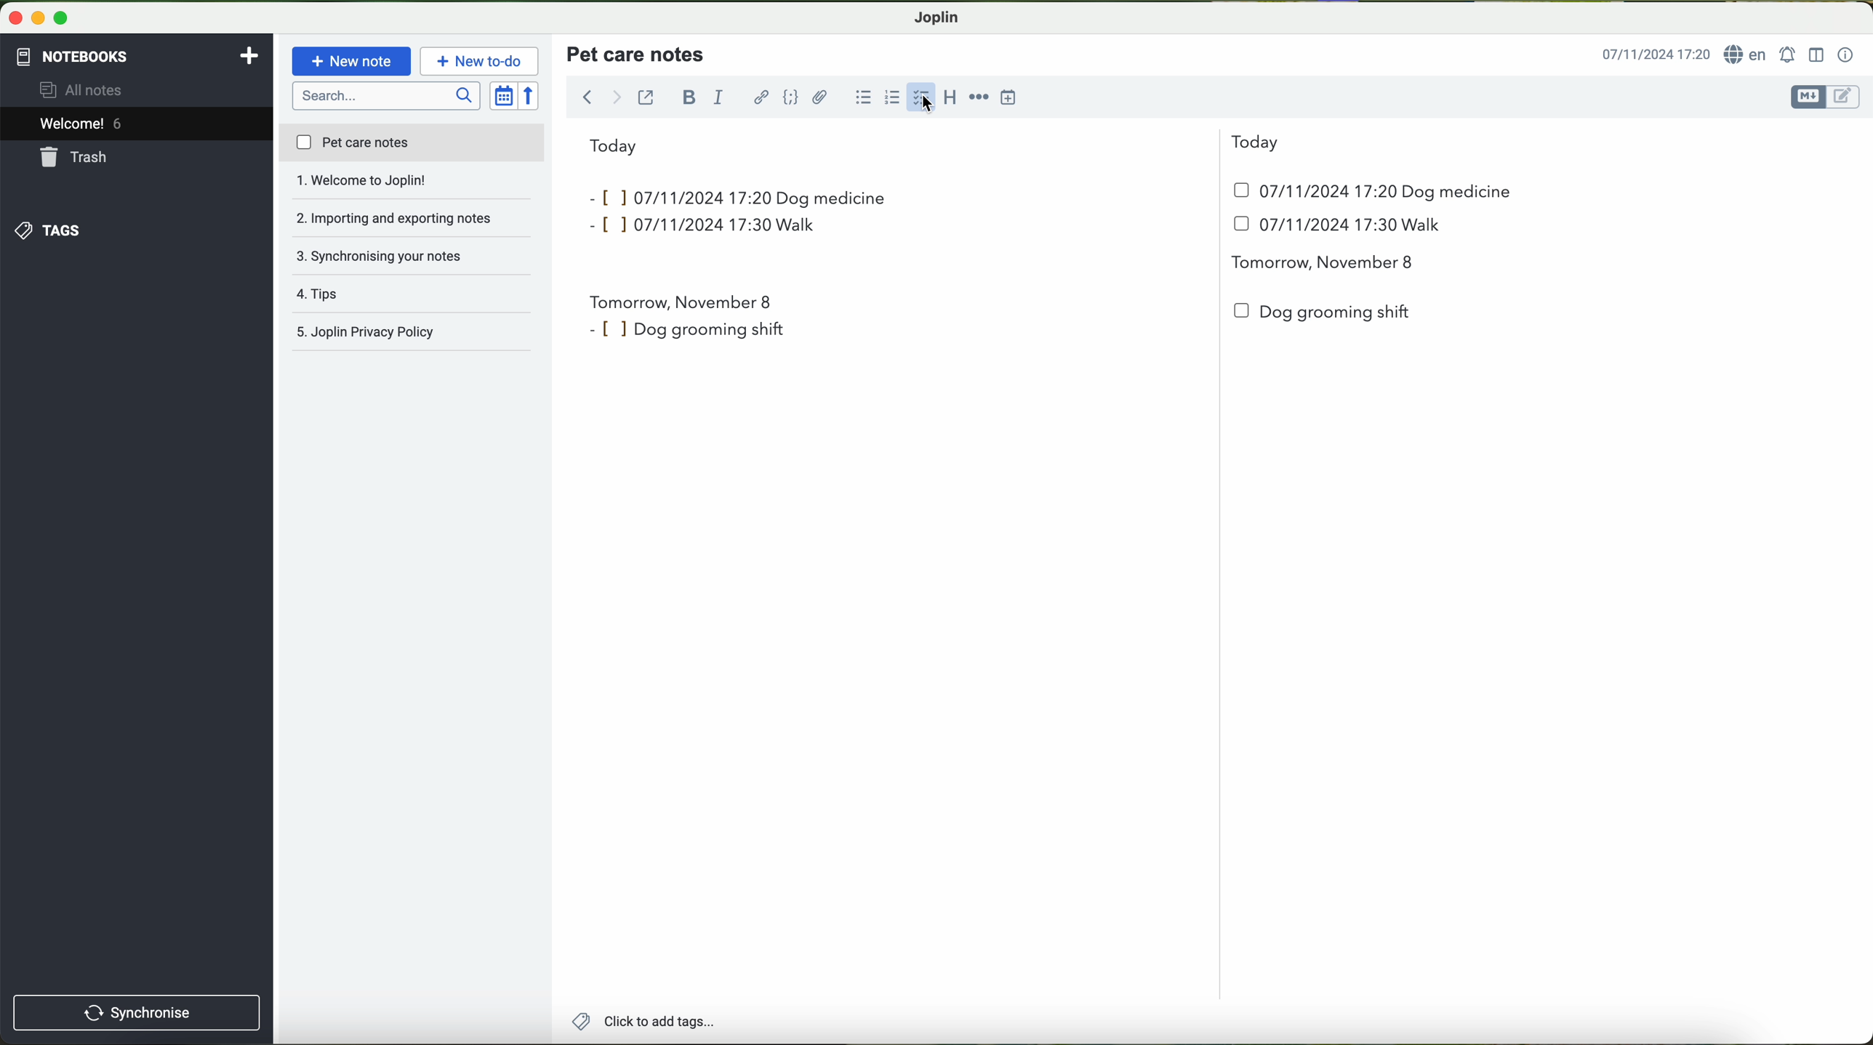 The width and height of the screenshot is (1873, 1045). What do you see at coordinates (1748, 55) in the screenshot?
I see `language` at bounding box center [1748, 55].